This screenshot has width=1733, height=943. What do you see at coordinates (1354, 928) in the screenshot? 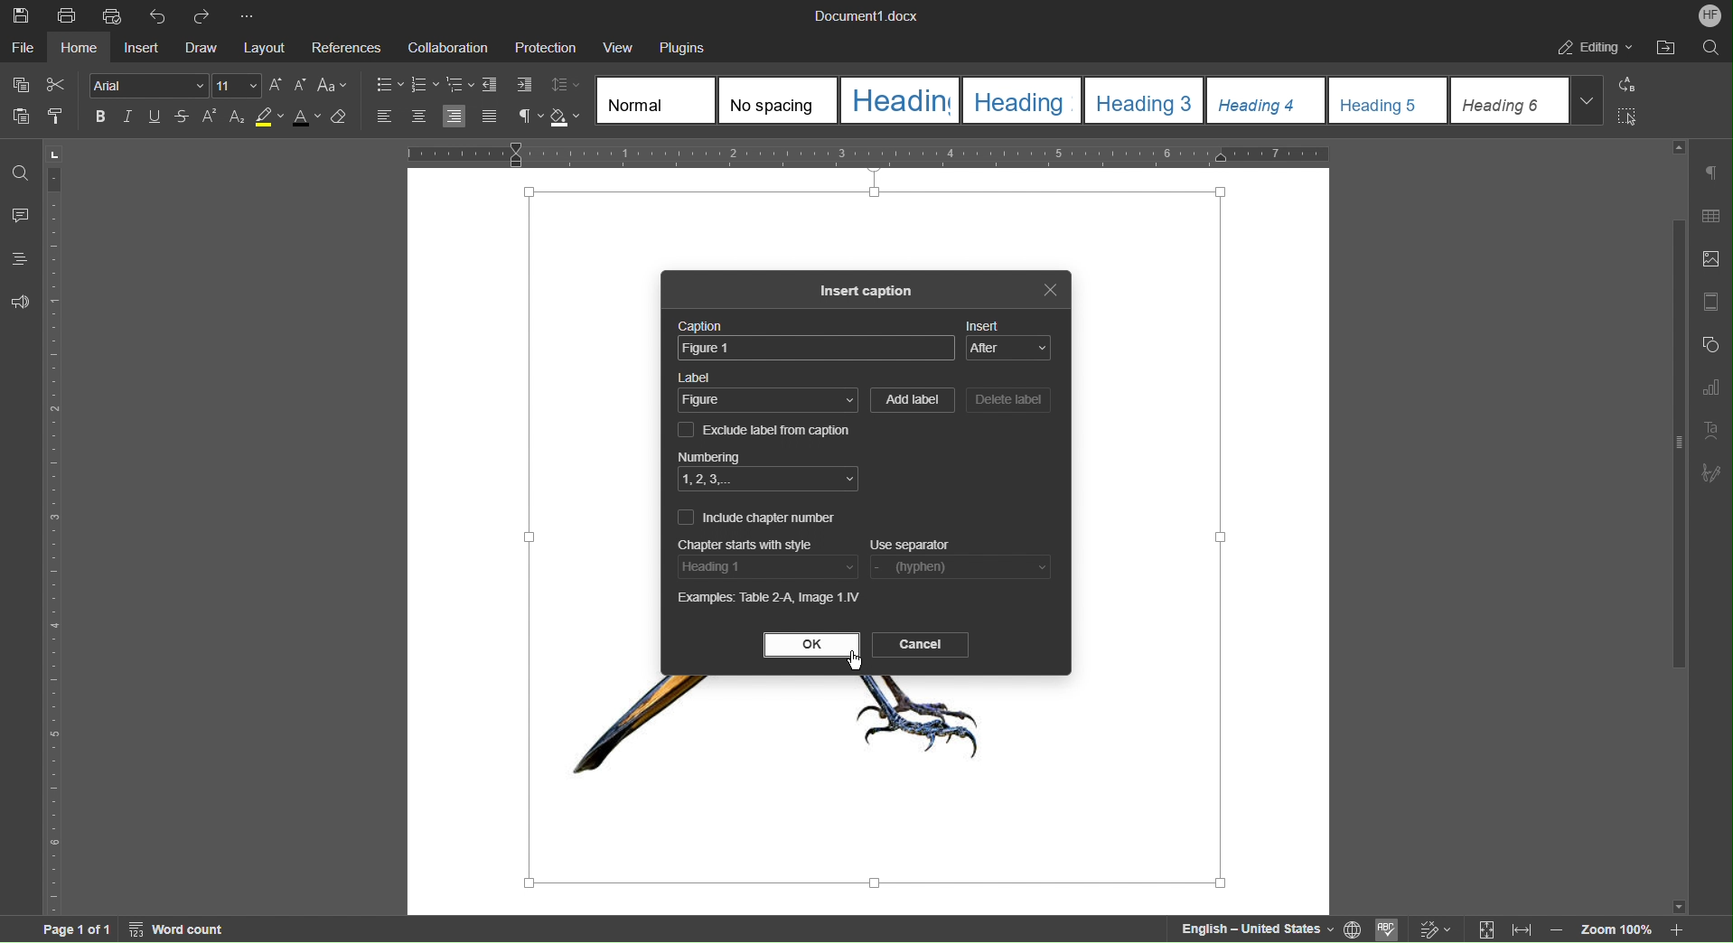
I see `Set Document Language` at bounding box center [1354, 928].